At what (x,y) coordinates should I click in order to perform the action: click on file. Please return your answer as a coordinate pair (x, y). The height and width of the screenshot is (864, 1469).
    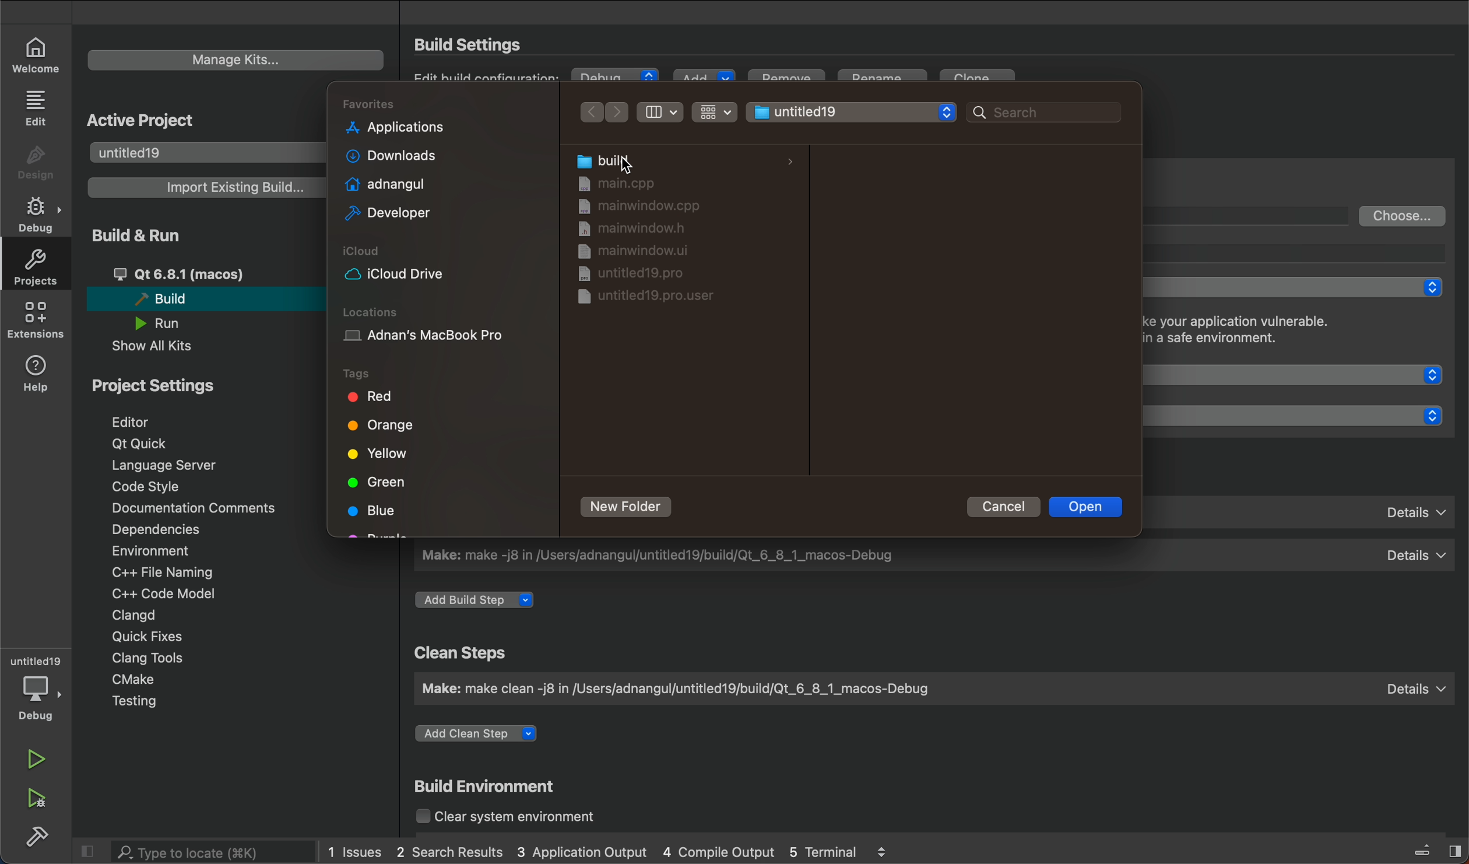
    Looking at the image, I should click on (634, 253).